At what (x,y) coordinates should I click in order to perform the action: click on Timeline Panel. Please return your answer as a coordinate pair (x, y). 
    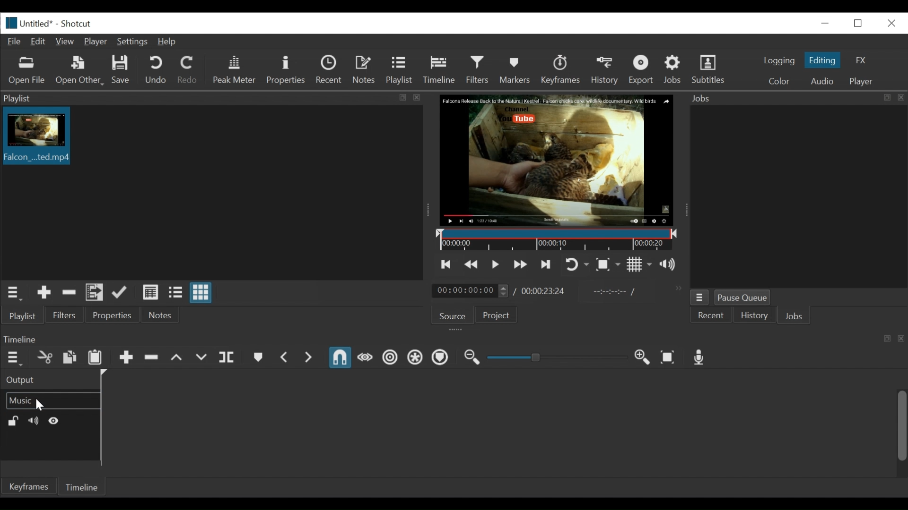
    Looking at the image, I should click on (453, 340).